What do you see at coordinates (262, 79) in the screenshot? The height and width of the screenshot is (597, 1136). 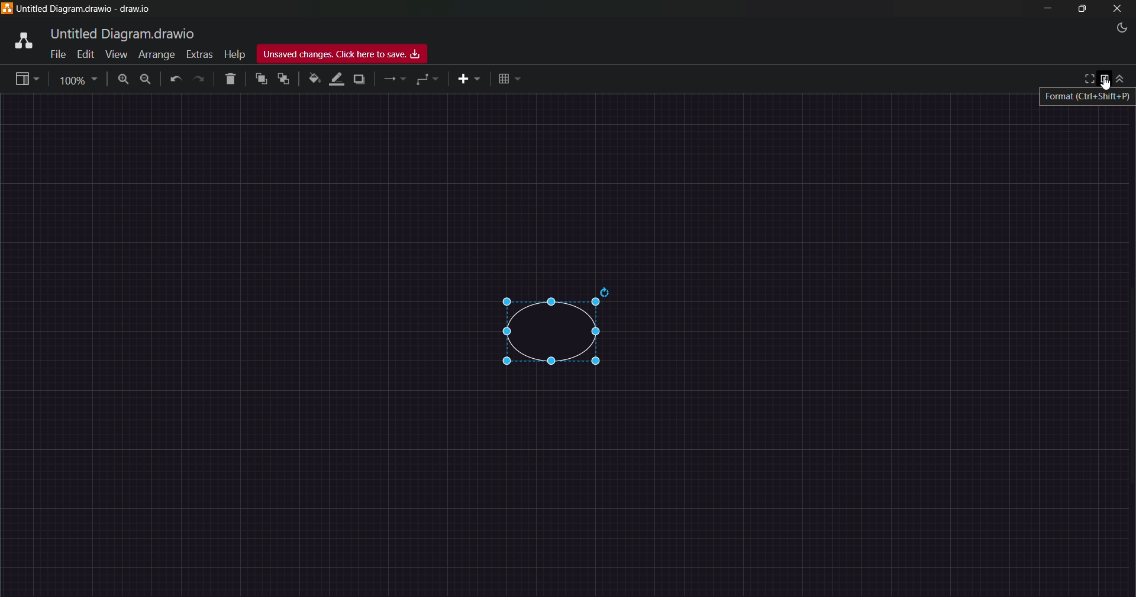 I see `to front` at bounding box center [262, 79].